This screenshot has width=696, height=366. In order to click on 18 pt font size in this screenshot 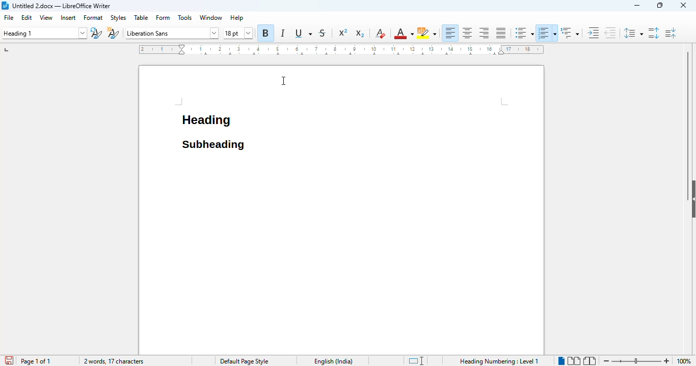, I will do `click(238, 34)`.